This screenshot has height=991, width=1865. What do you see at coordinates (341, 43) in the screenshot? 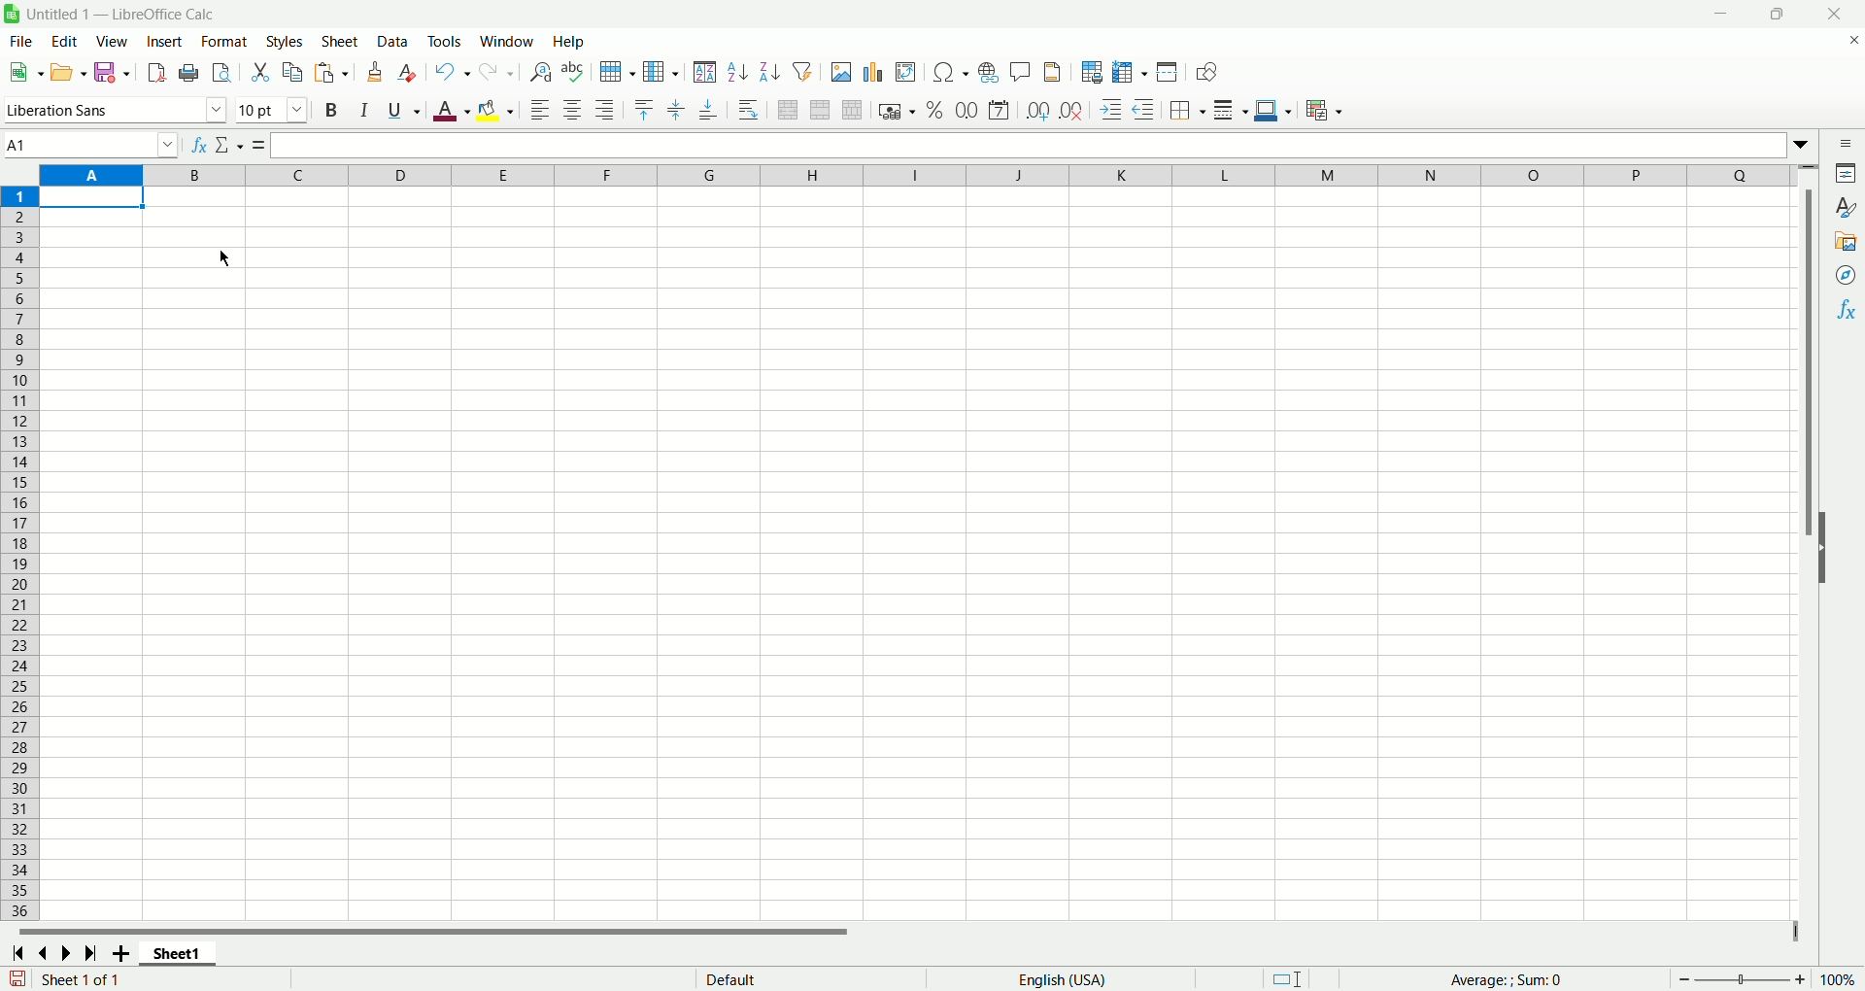
I see `sheet` at bounding box center [341, 43].